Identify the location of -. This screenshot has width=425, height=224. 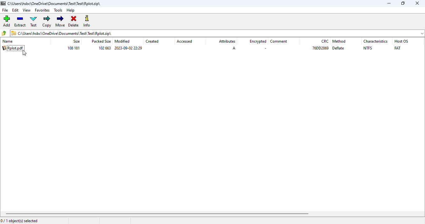
(265, 48).